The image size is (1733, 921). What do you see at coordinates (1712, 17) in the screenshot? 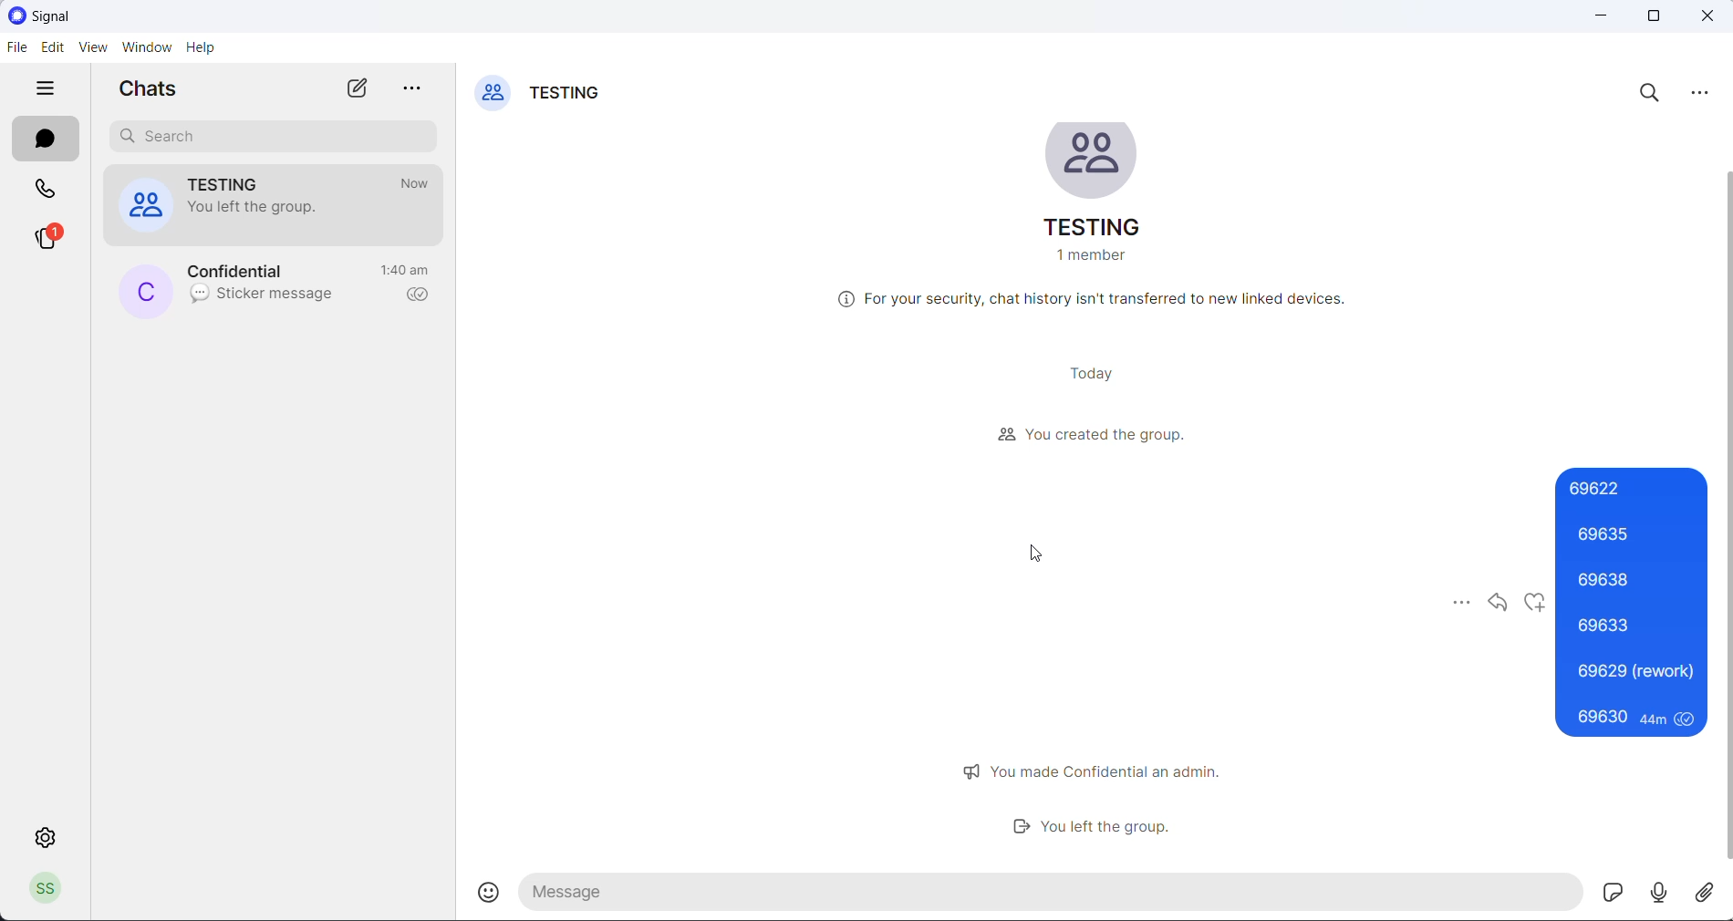
I see `close` at bounding box center [1712, 17].